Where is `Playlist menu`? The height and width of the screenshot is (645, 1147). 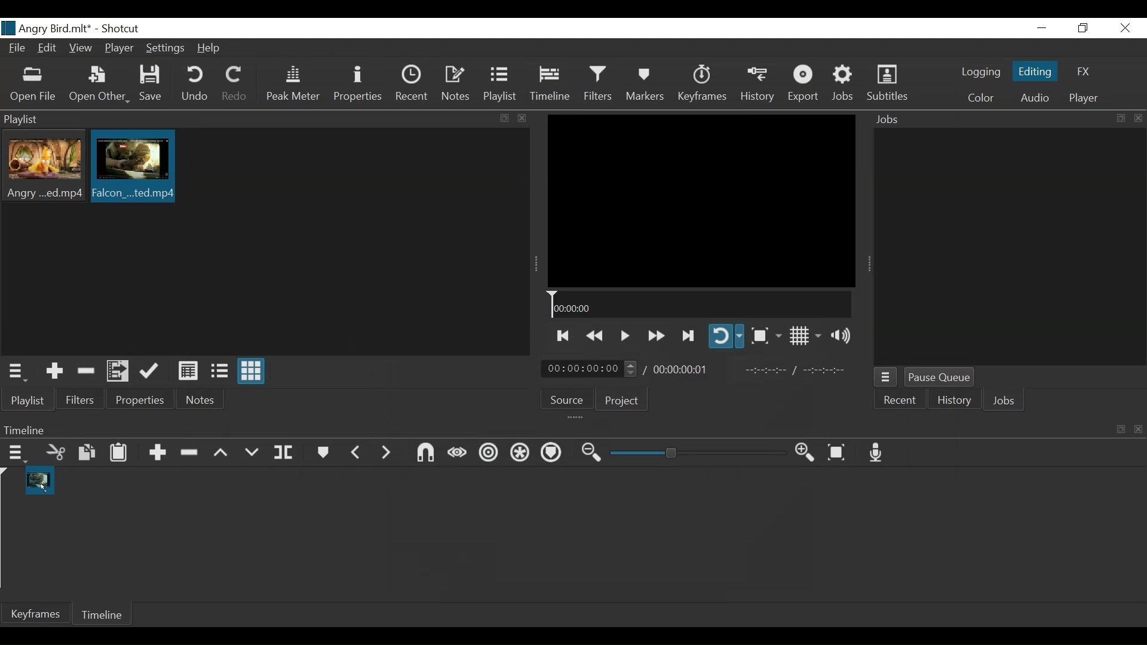
Playlist menu is located at coordinates (19, 371).